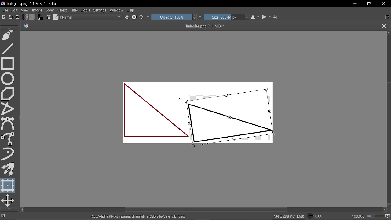 The width and height of the screenshot is (391, 220). What do you see at coordinates (229, 117) in the screenshot?
I see `Selected part of the image` at bounding box center [229, 117].